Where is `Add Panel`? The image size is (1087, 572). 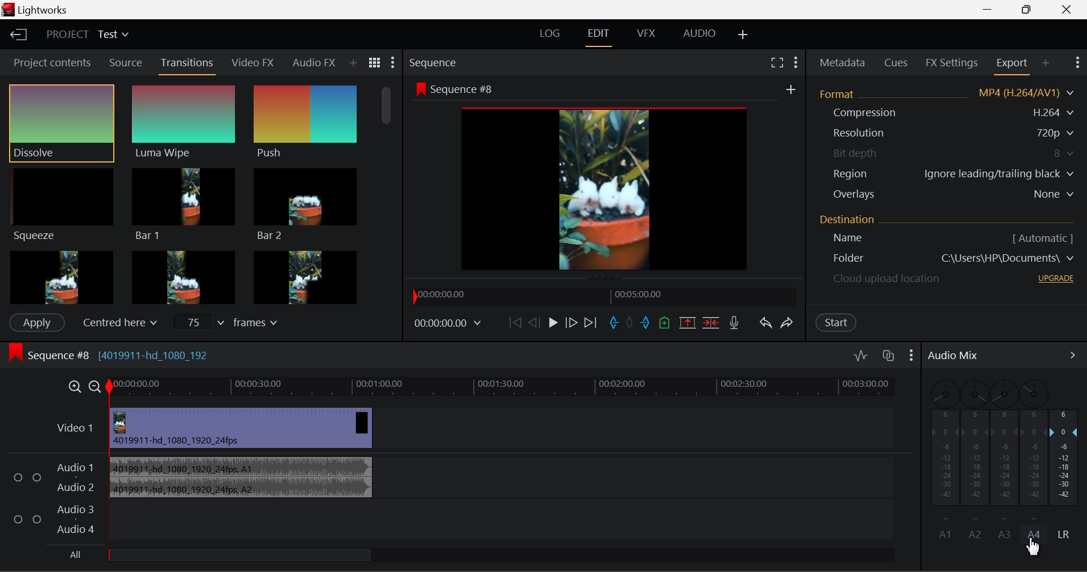 Add Panel is located at coordinates (353, 63).